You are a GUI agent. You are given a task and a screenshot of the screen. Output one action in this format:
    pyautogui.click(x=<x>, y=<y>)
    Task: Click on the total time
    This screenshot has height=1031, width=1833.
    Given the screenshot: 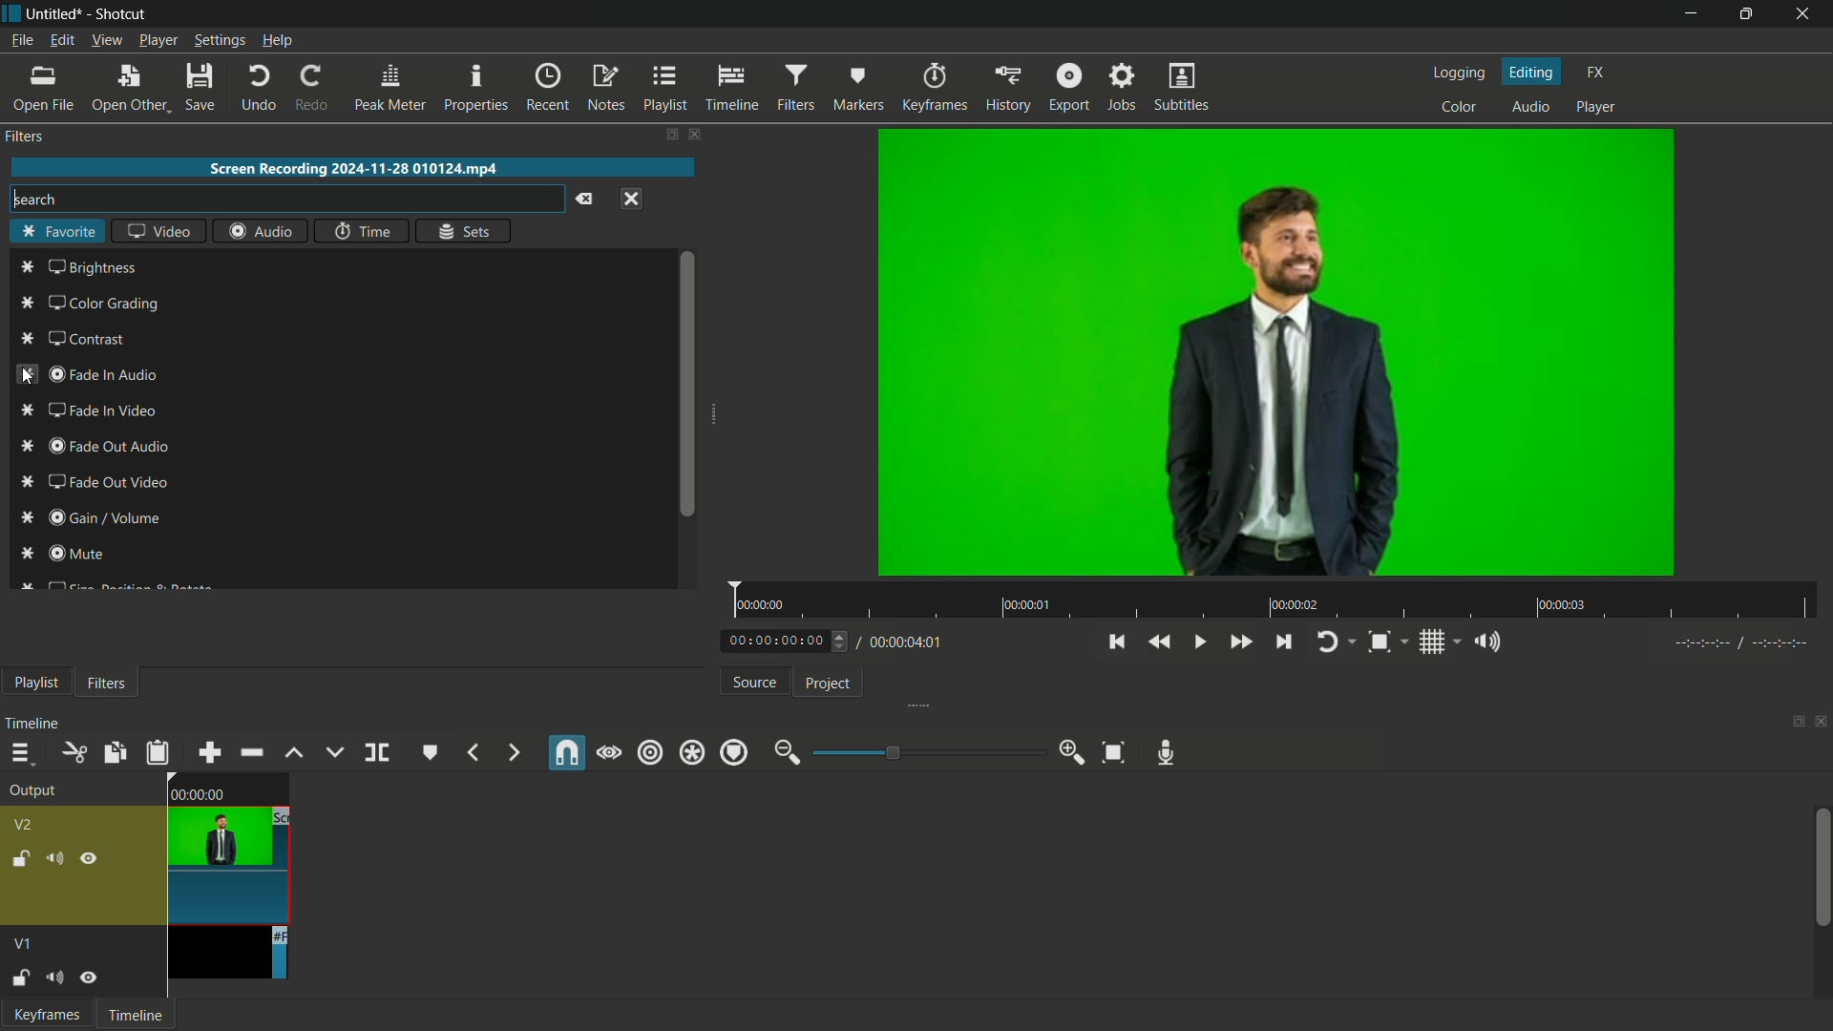 What is the action you would take?
    pyautogui.click(x=902, y=642)
    